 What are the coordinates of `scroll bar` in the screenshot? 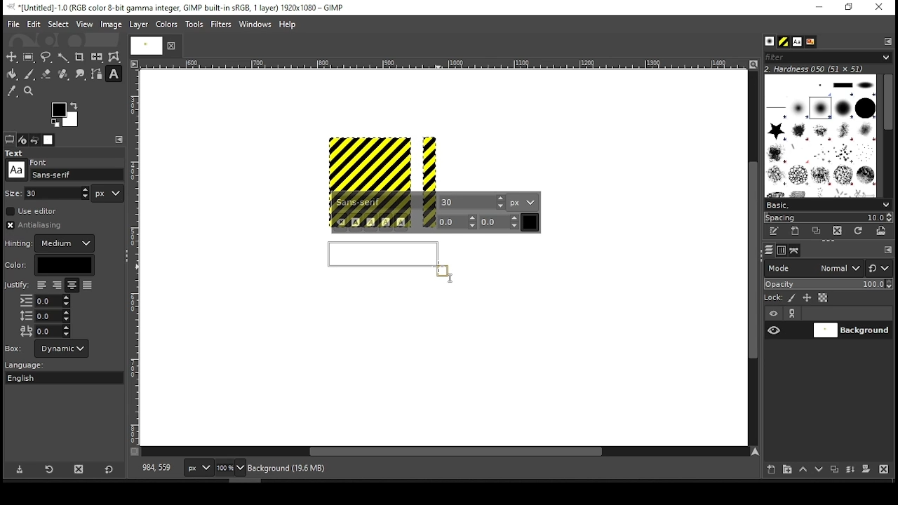 It's located at (887, 135).